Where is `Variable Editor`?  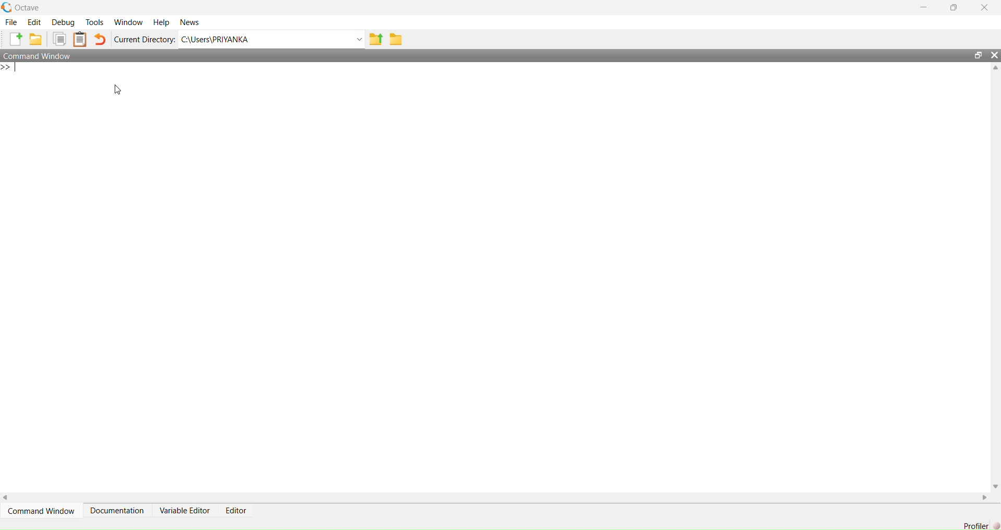
Variable Editor is located at coordinates (186, 511).